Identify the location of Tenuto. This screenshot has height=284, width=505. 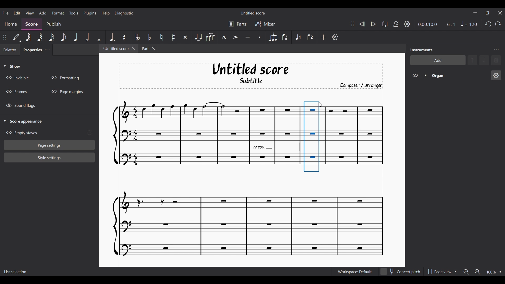
(248, 37).